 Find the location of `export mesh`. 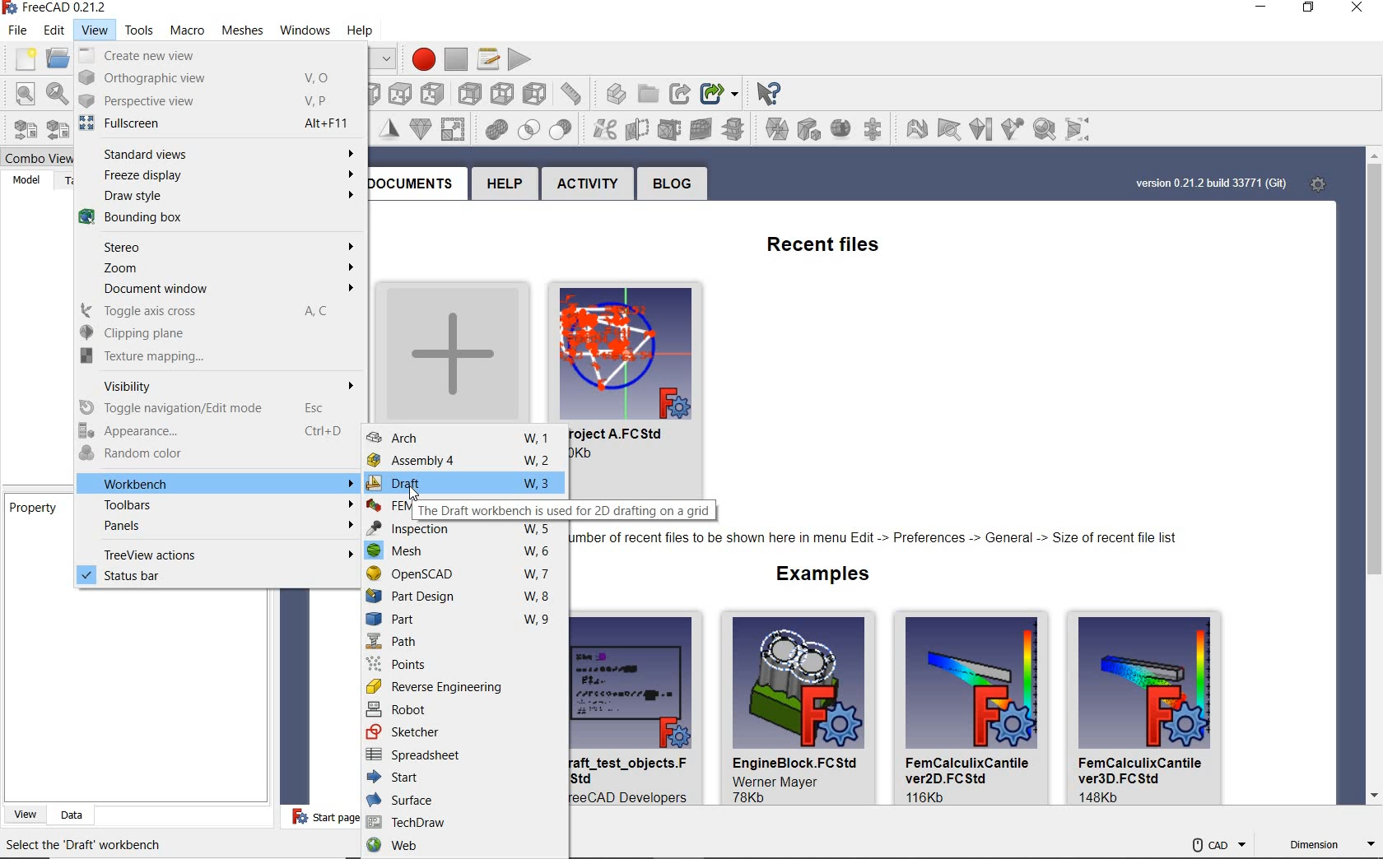

export mesh is located at coordinates (55, 128).